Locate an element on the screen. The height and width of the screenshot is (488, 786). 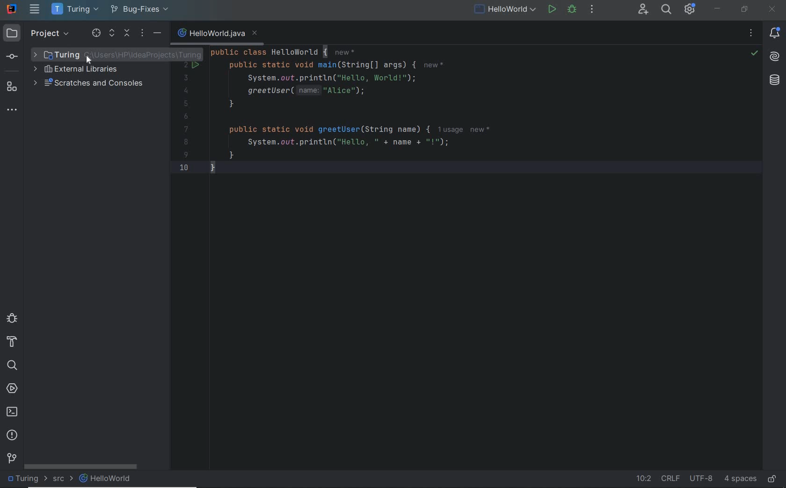
project folder is located at coordinates (26, 479).